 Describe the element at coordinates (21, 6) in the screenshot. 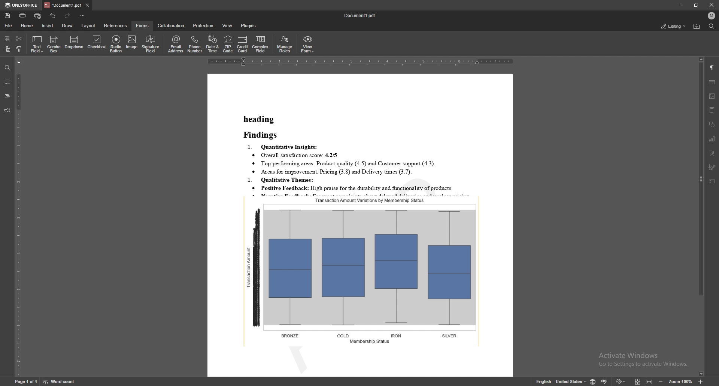

I see `onlyoffice` at that location.